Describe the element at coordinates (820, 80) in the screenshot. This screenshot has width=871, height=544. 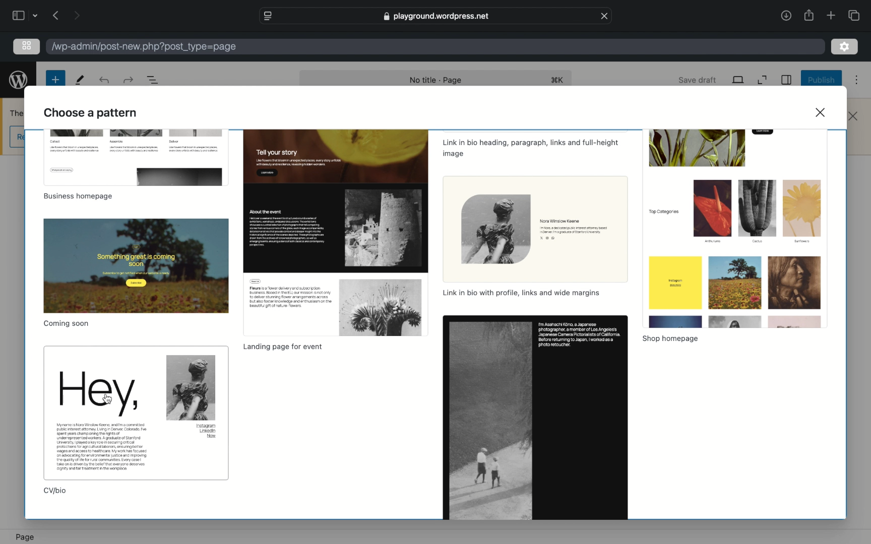
I see `publish` at that location.